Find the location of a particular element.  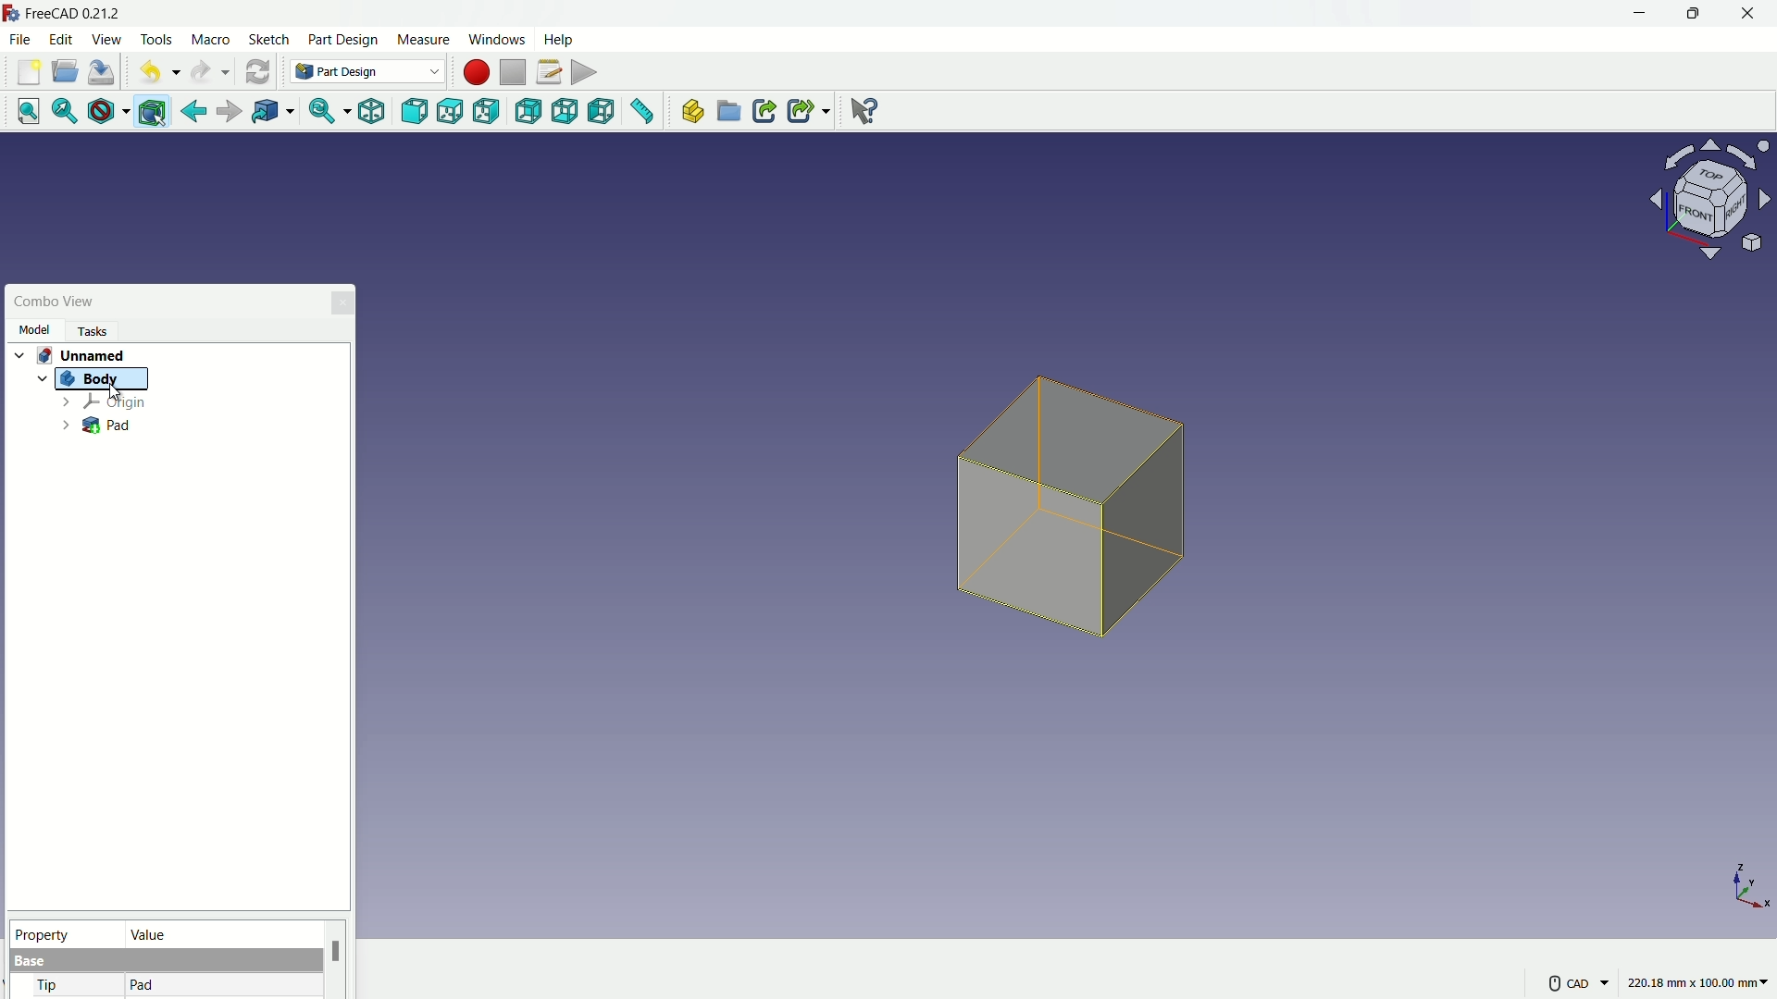

close app is located at coordinates (1749, 14).